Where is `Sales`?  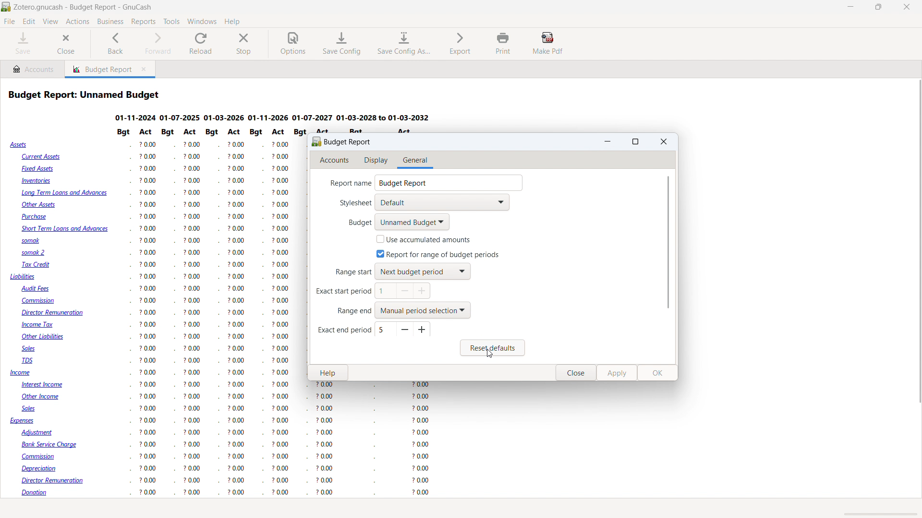
Sales is located at coordinates (30, 409).